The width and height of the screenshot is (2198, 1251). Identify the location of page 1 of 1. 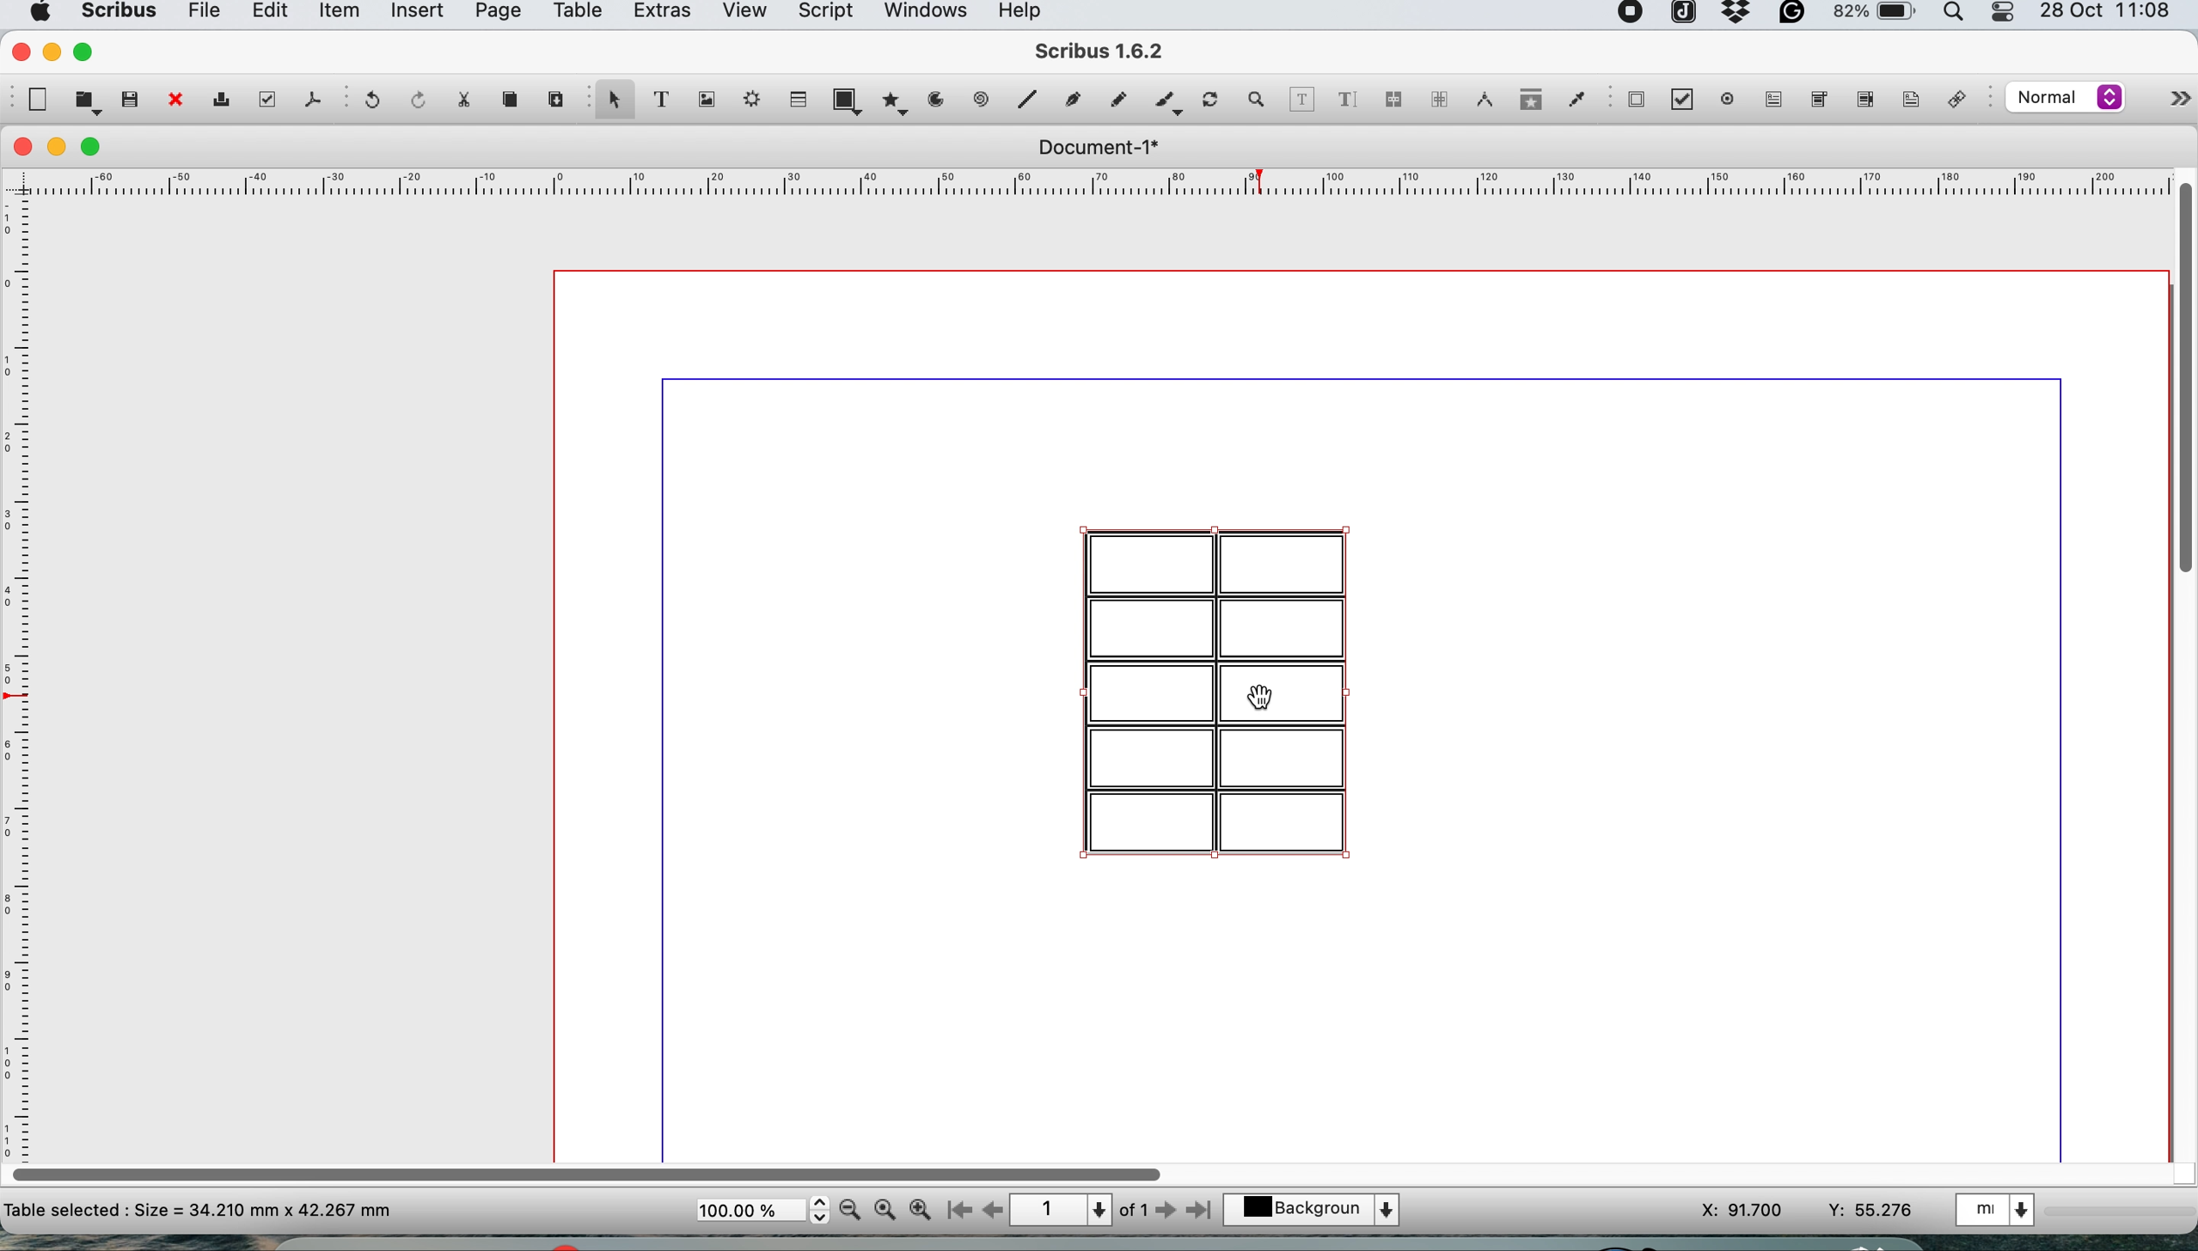
(1078, 1211).